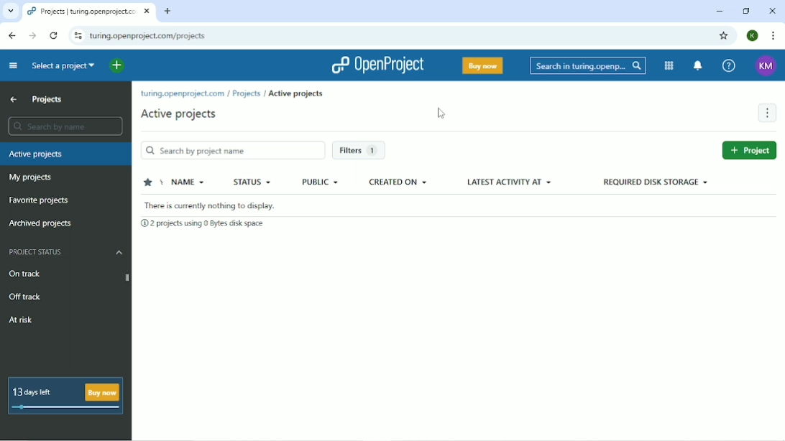 The image size is (785, 441). I want to click on Active projects, so click(36, 154).